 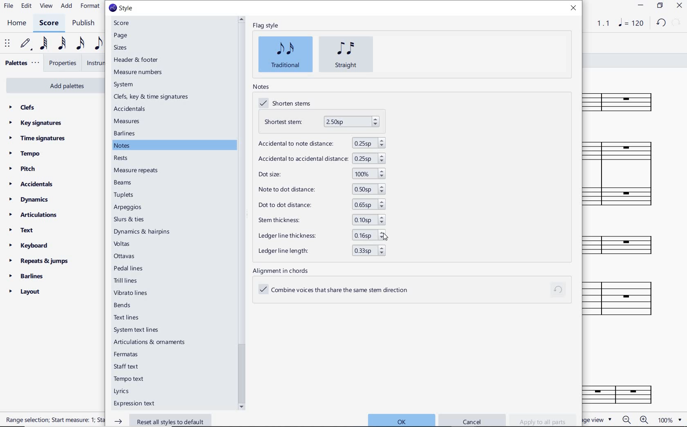 What do you see at coordinates (122, 47) in the screenshot?
I see `sizes` at bounding box center [122, 47].